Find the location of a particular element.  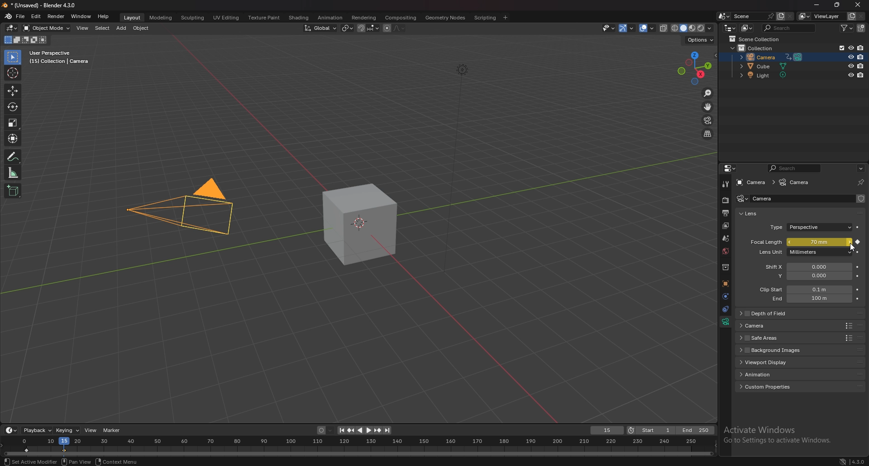

jump to keyframe is located at coordinates (377, 430).